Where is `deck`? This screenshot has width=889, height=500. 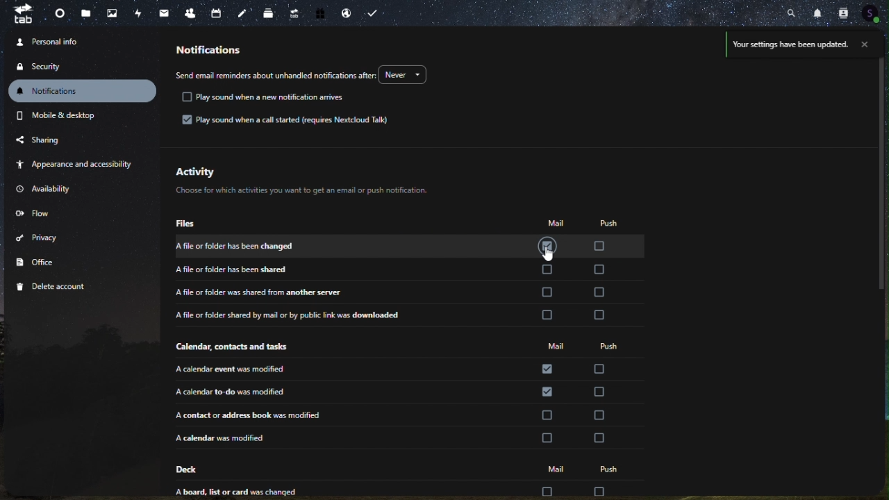 deck is located at coordinates (269, 12).